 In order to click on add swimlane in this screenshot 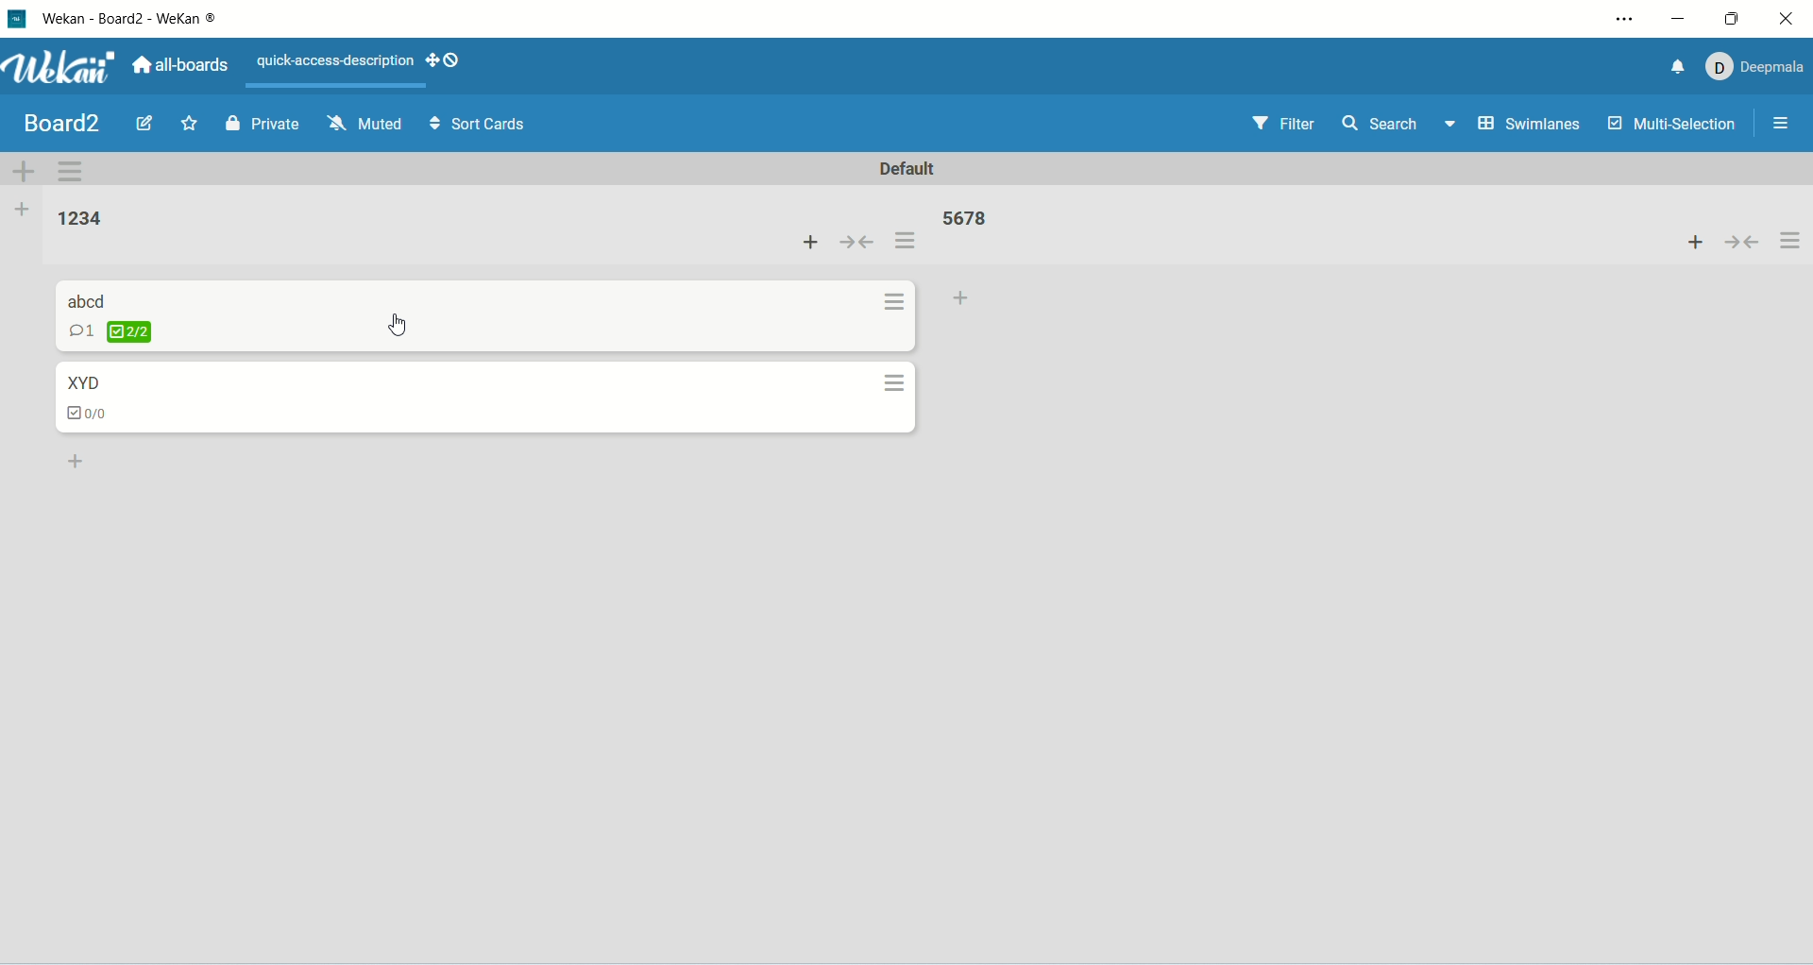, I will do `click(19, 167)`.